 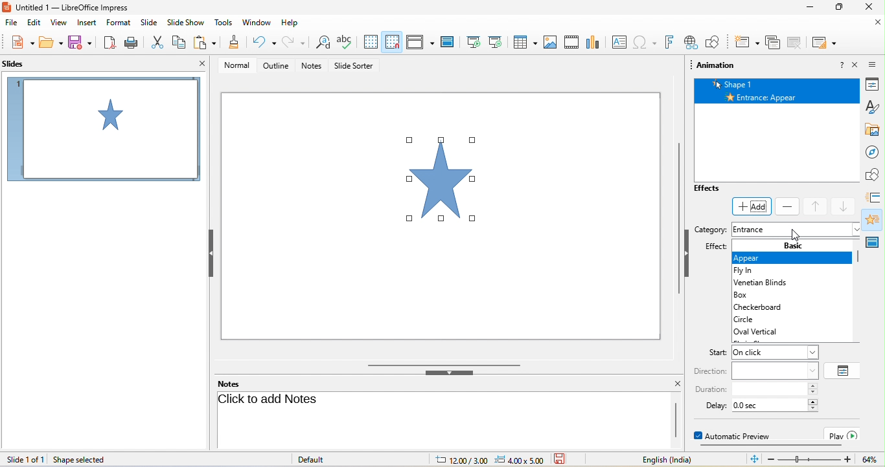 I want to click on default, so click(x=312, y=459).